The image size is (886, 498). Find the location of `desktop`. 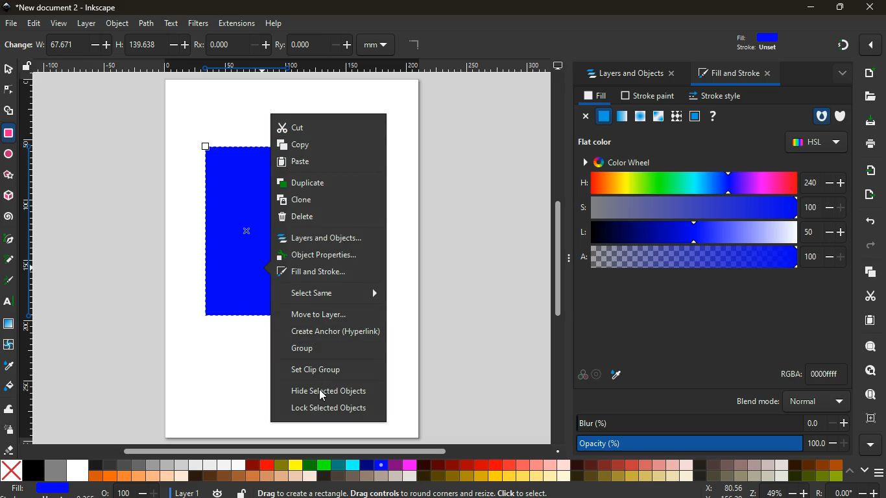

desktop is located at coordinates (558, 65).